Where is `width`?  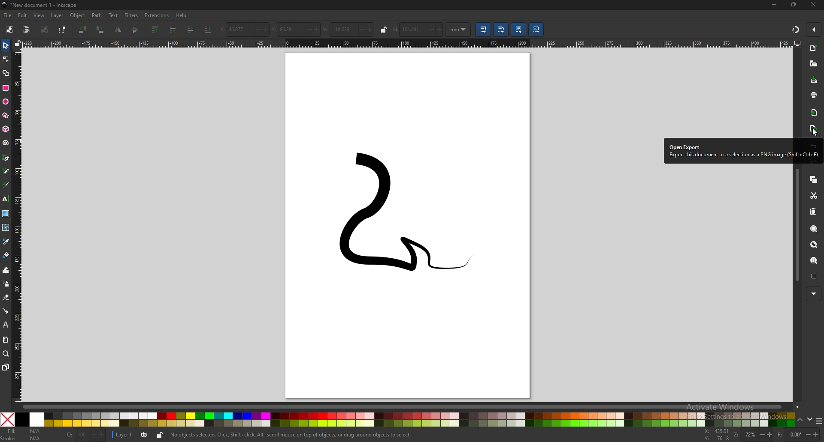 width is located at coordinates (348, 29).